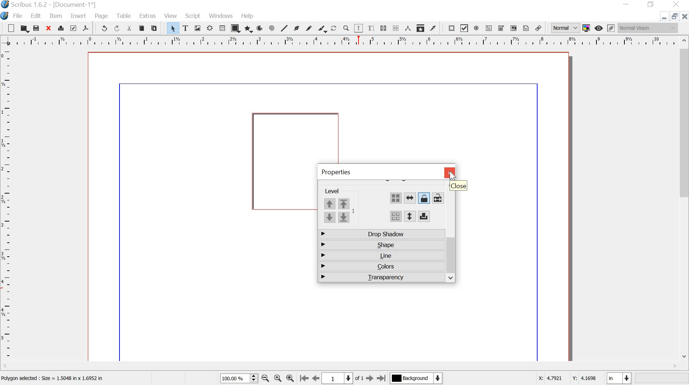 This screenshot has height=385, width=689. What do you see at coordinates (341, 367) in the screenshot?
I see `scrollbar` at bounding box center [341, 367].